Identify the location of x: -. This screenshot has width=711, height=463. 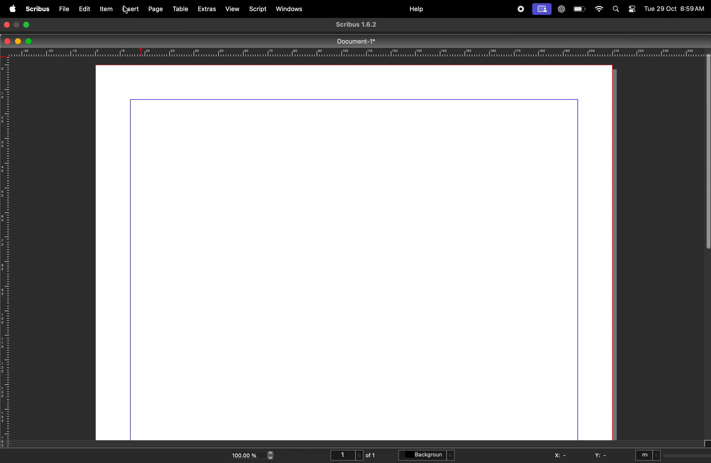
(561, 455).